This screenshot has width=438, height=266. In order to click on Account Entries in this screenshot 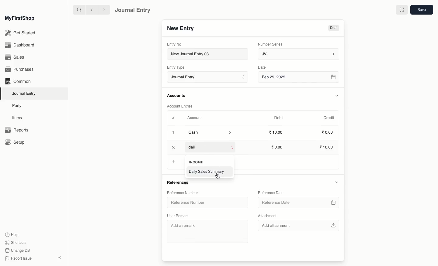, I will do `click(182, 106)`.